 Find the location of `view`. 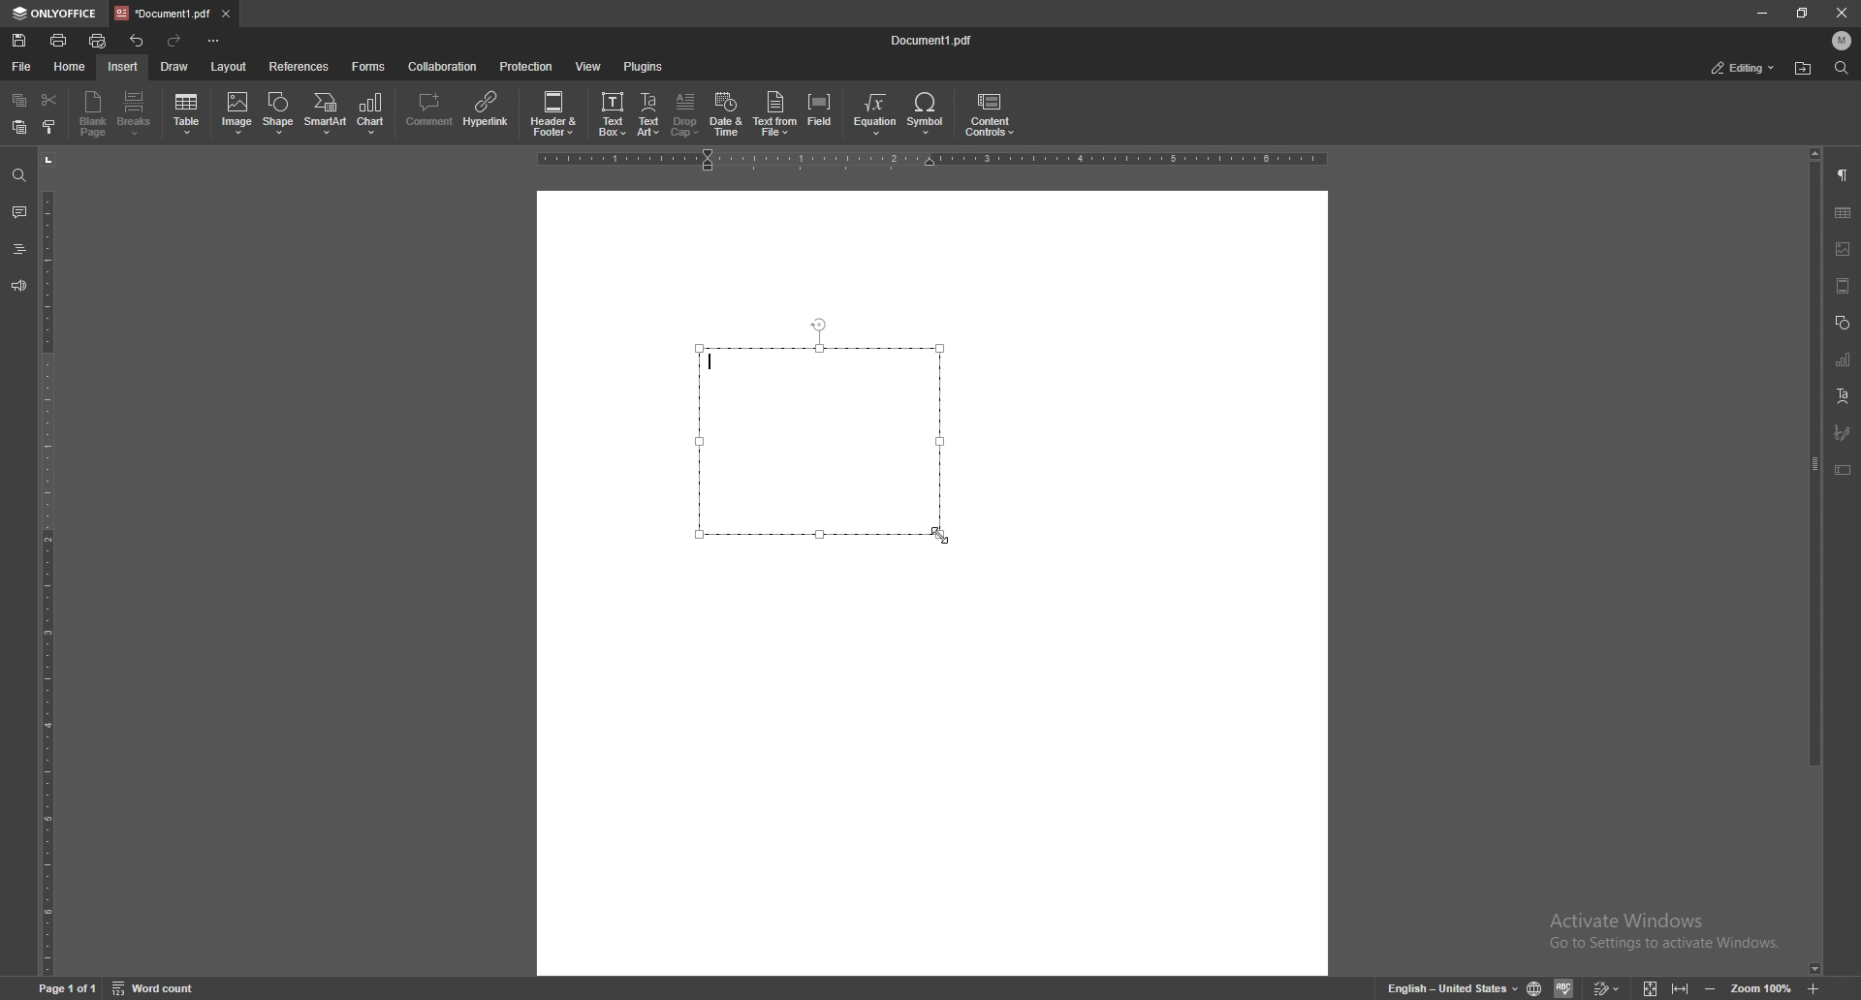

view is located at coordinates (589, 66).